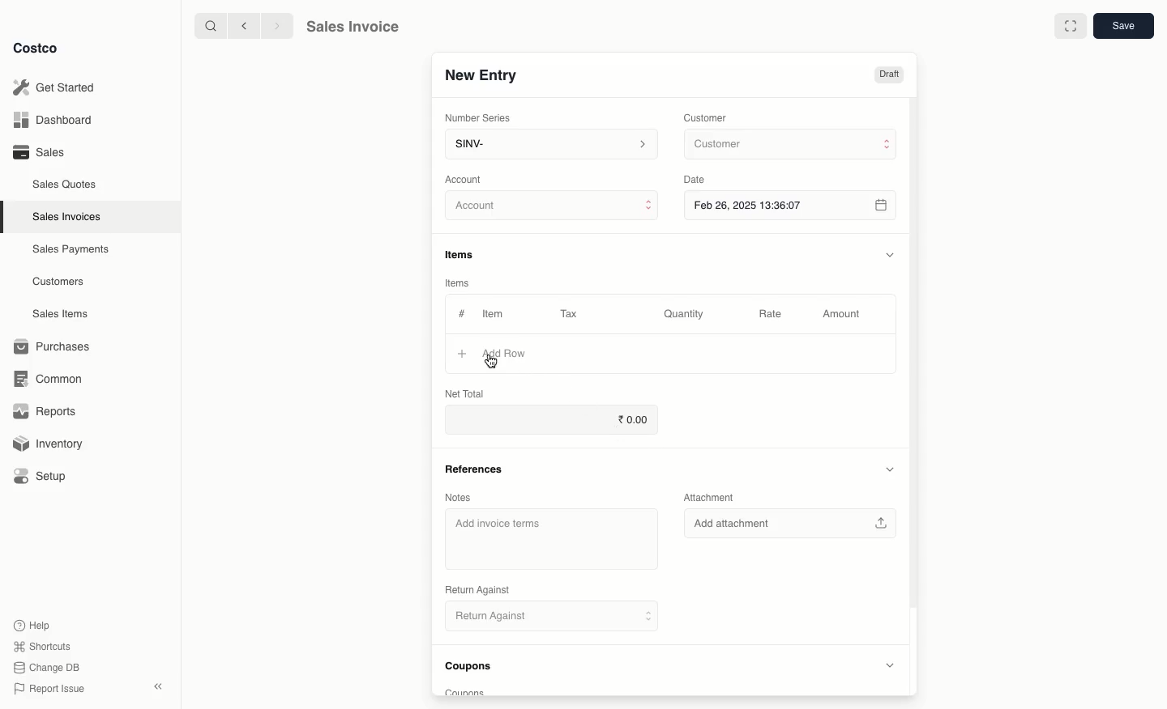  Describe the element at coordinates (465, 254) in the screenshot. I see `Items` at that location.